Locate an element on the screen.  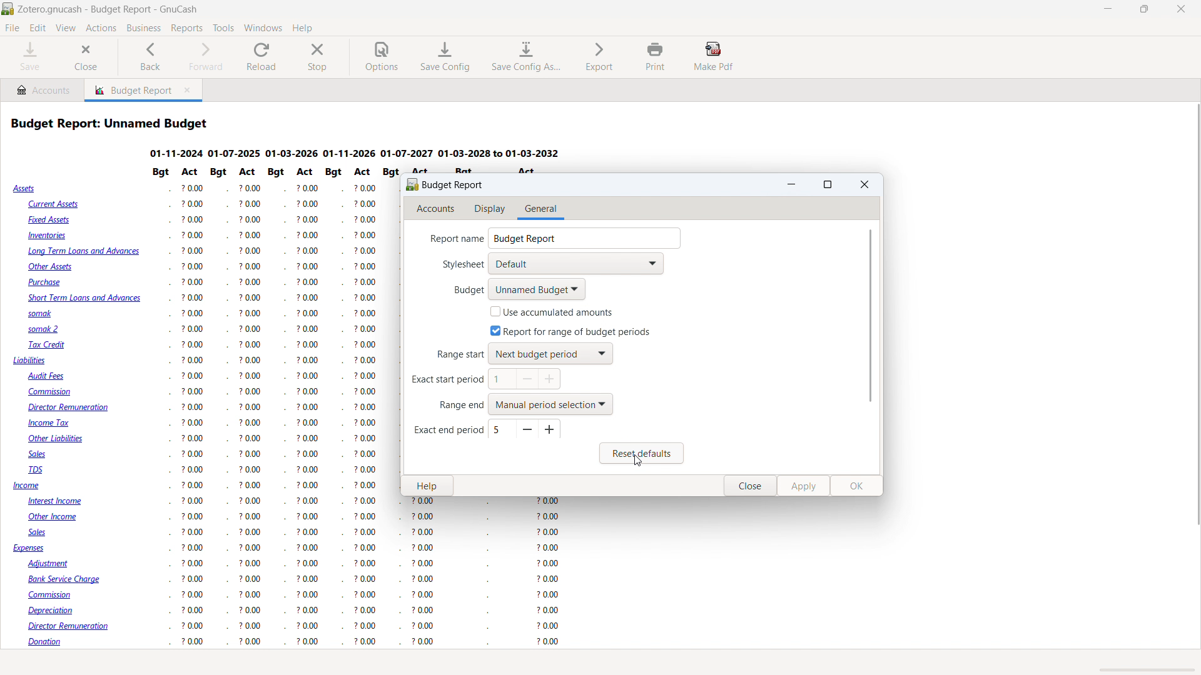
Sales is located at coordinates (44, 455).